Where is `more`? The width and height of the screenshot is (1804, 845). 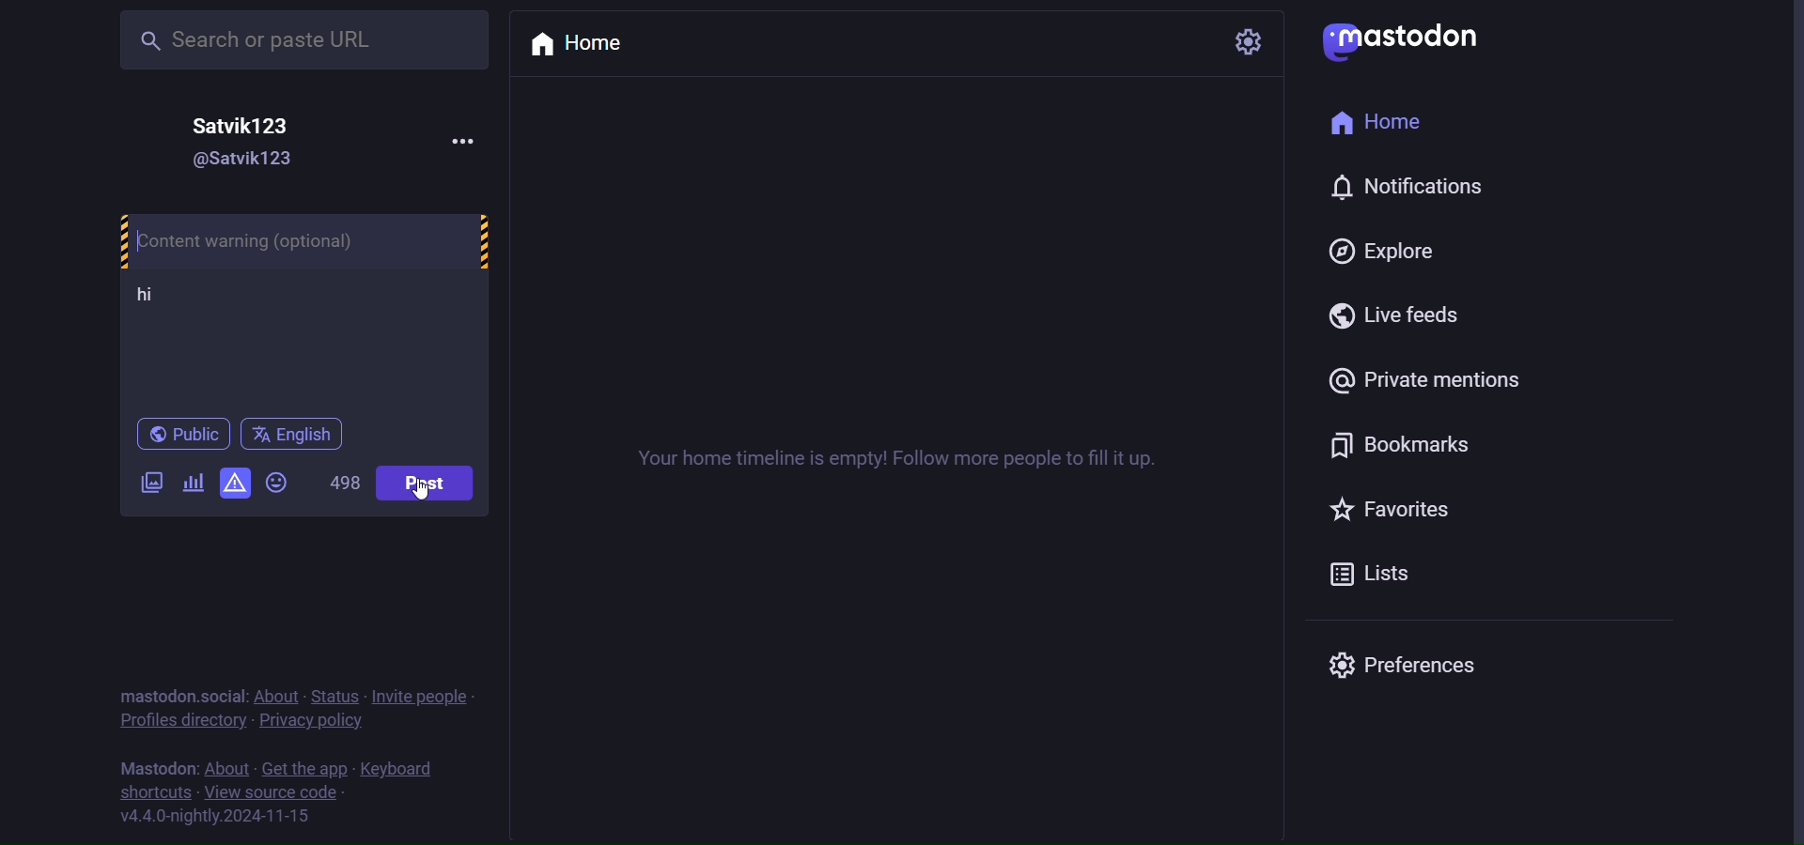
more is located at coordinates (452, 139).